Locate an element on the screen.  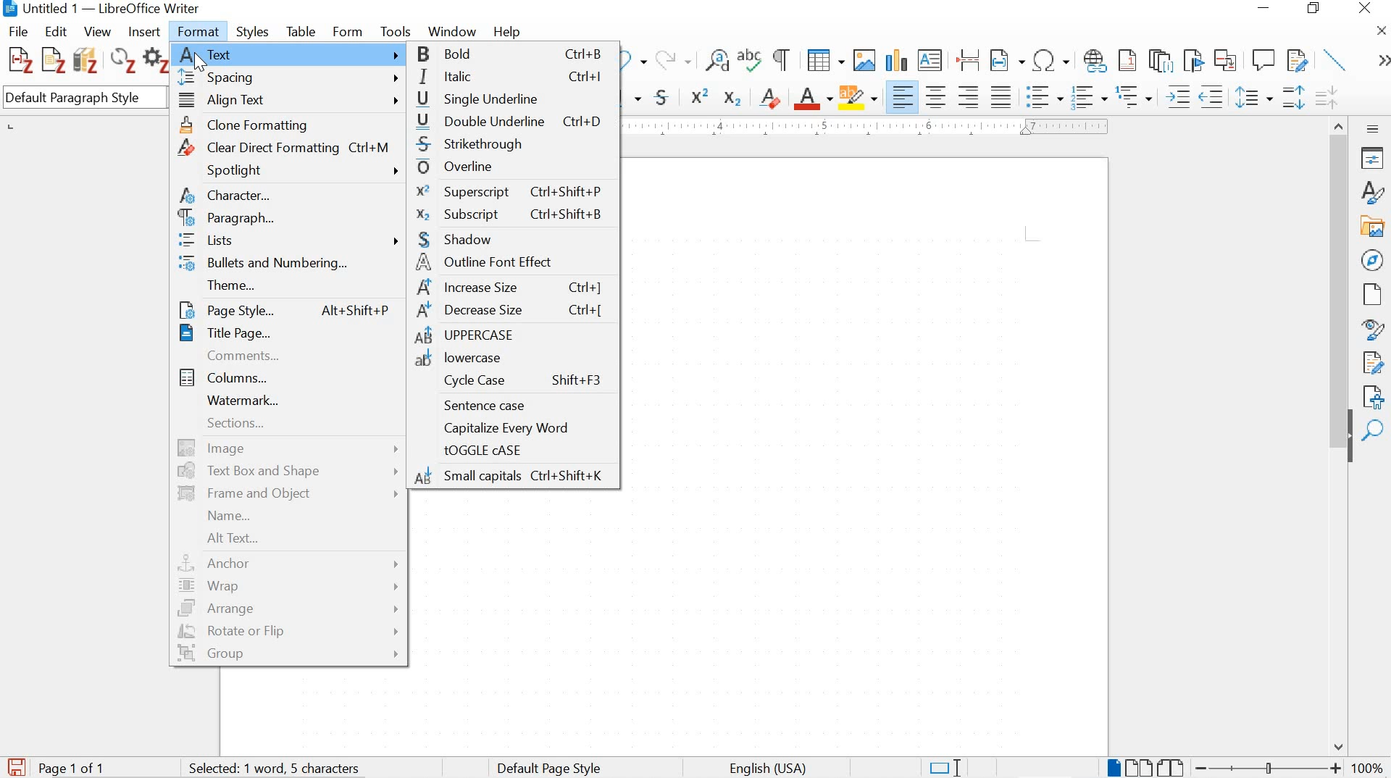
bullets and numbering is located at coordinates (290, 265).